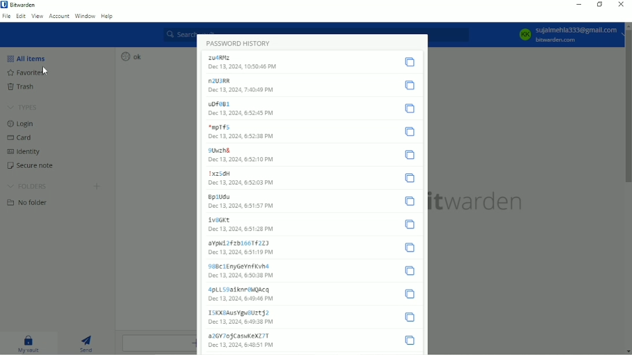 The height and width of the screenshot is (355, 632). I want to click on View, so click(37, 16).